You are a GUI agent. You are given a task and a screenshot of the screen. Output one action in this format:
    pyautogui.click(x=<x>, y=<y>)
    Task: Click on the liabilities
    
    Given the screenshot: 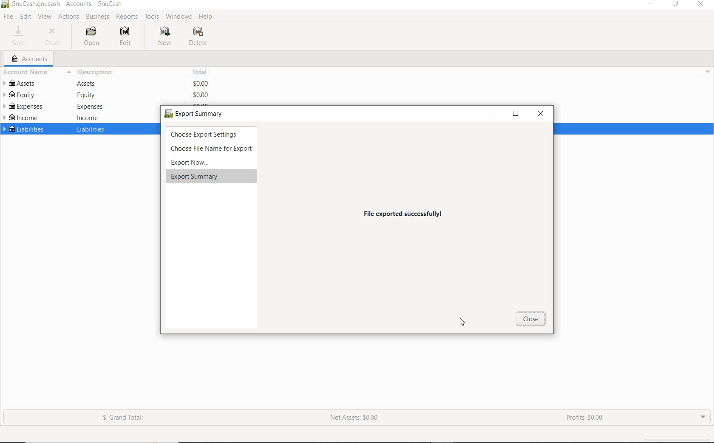 What is the action you would take?
    pyautogui.click(x=92, y=129)
    